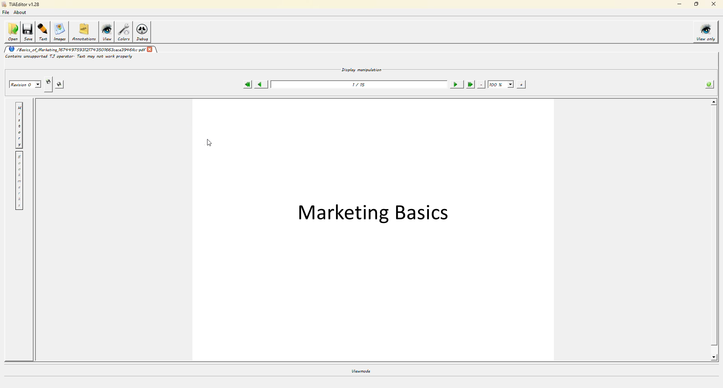  I want to click on next page, so click(456, 84).